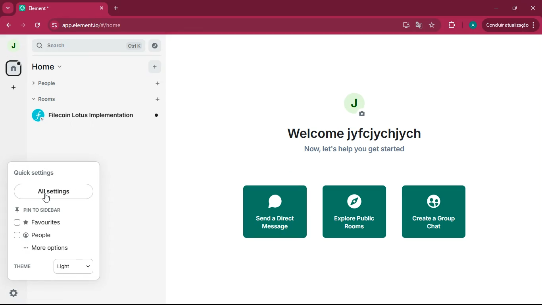 The width and height of the screenshot is (542, 305). What do you see at coordinates (8, 8) in the screenshot?
I see `more` at bounding box center [8, 8].